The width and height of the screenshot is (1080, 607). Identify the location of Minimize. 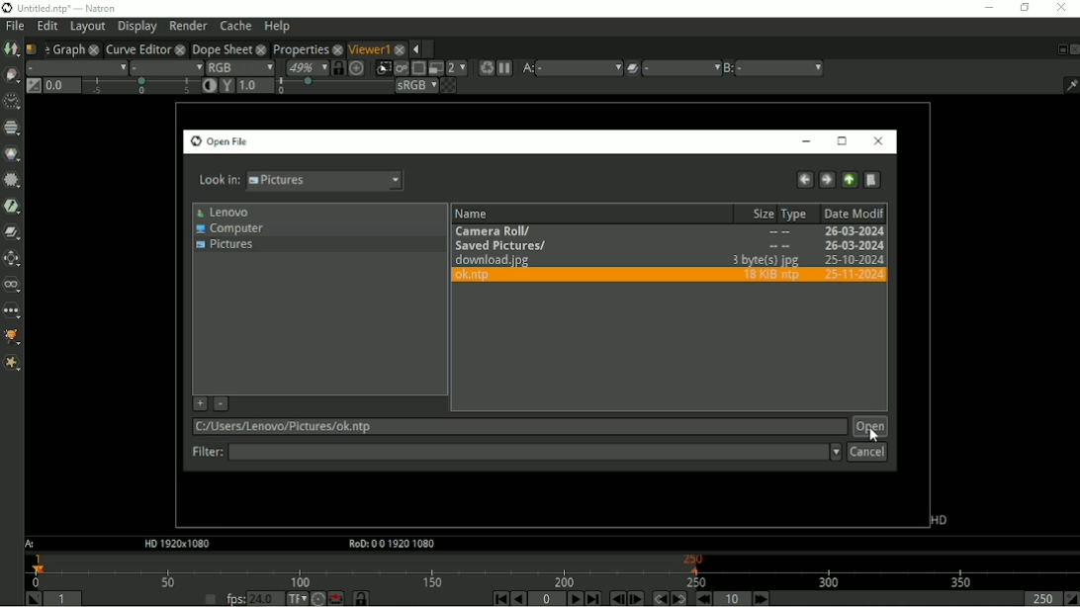
(987, 7).